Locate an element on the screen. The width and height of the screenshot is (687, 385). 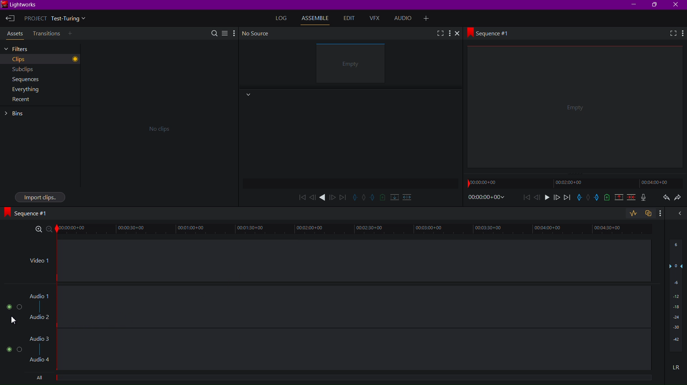
Bins is located at coordinates (18, 114).